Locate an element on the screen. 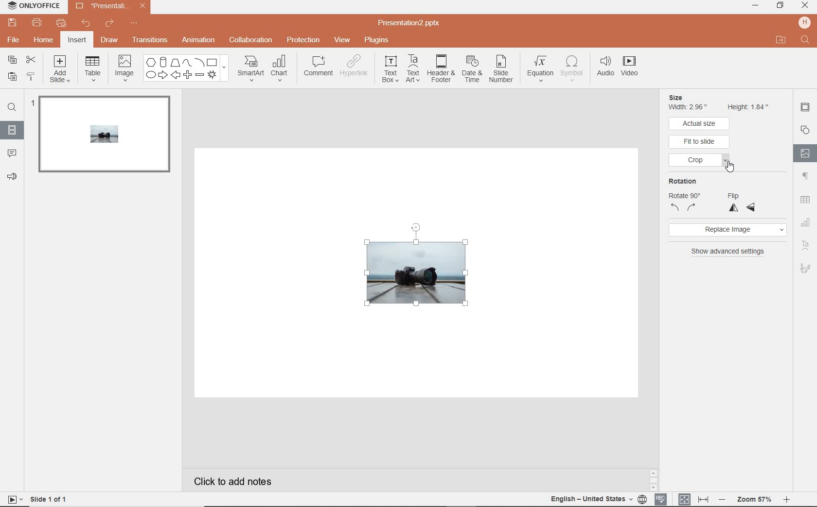  animation is located at coordinates (199, 40).